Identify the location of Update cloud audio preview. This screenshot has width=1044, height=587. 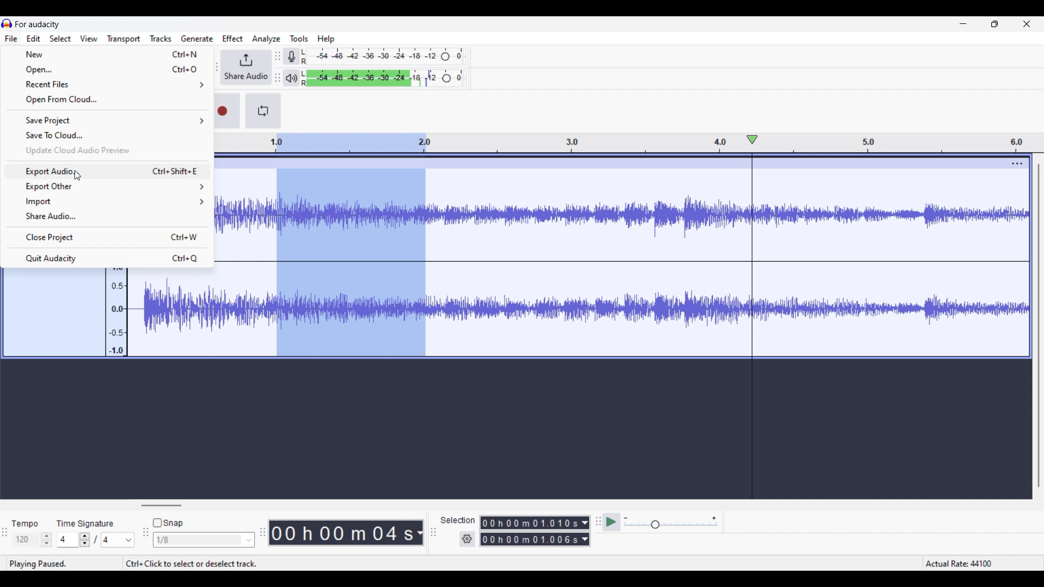
(107, 151).